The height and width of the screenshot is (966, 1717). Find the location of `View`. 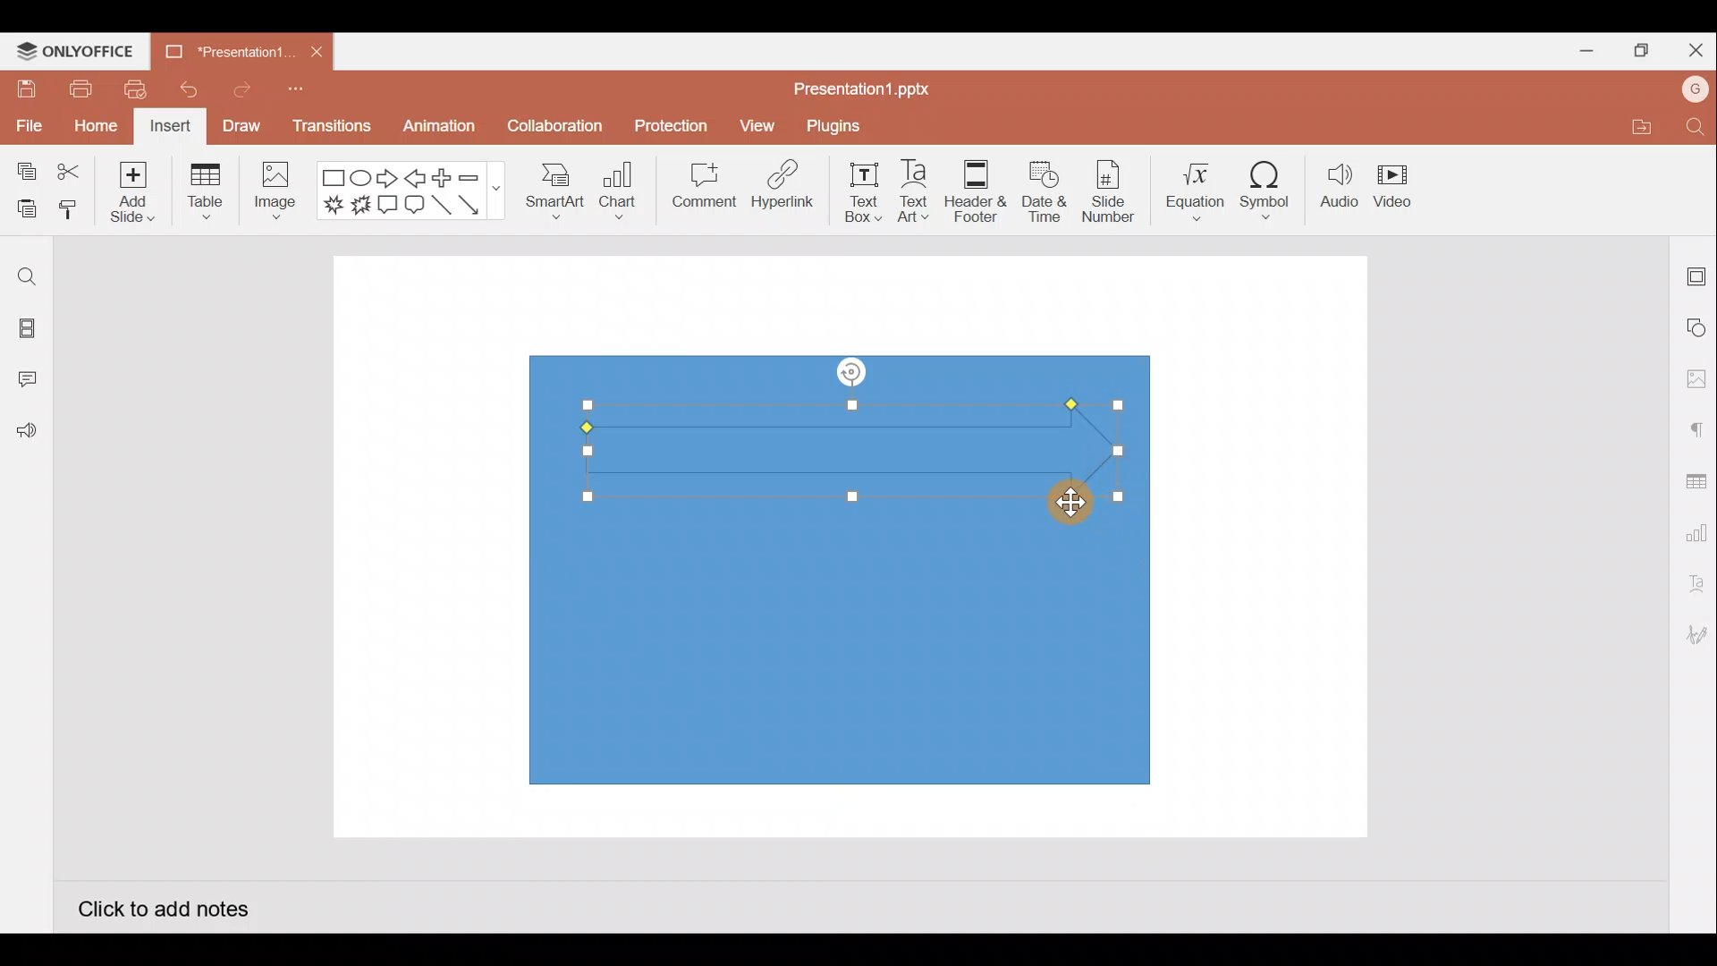

View is located at coordinates (760, 122).